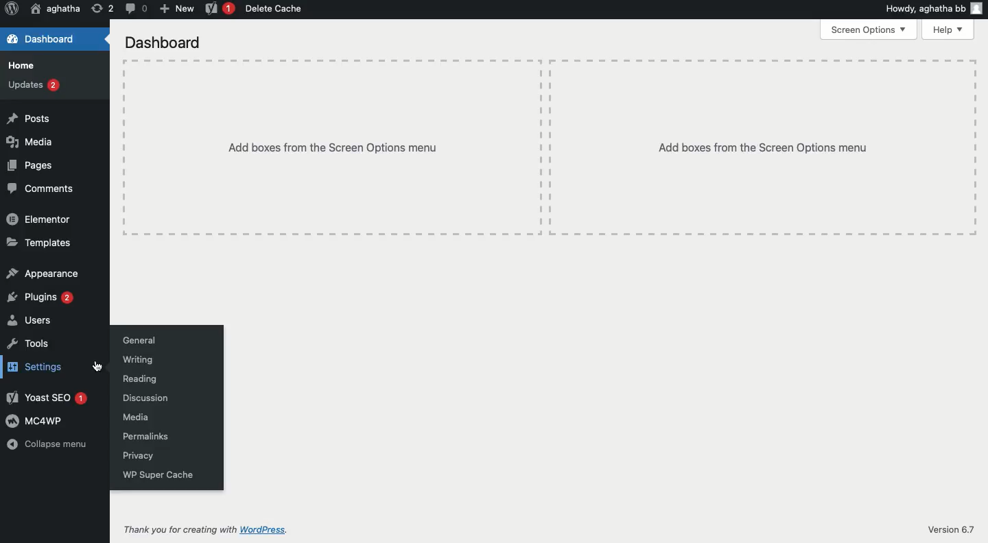  Describe the element at coordinates (21, 67) in the screenshot. I see `Home` at that location.